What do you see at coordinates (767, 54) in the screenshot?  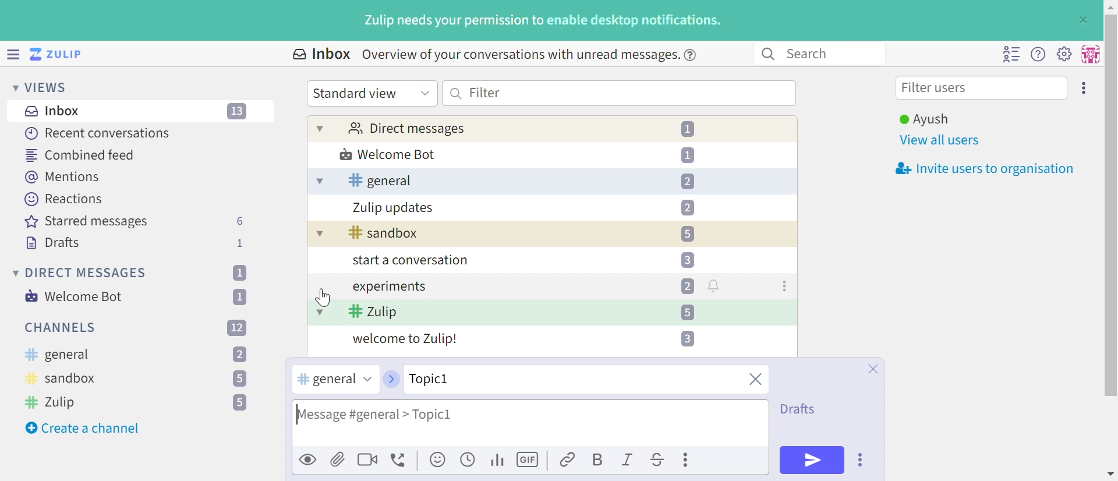 I see `Search` at bounding box center [767, 54].